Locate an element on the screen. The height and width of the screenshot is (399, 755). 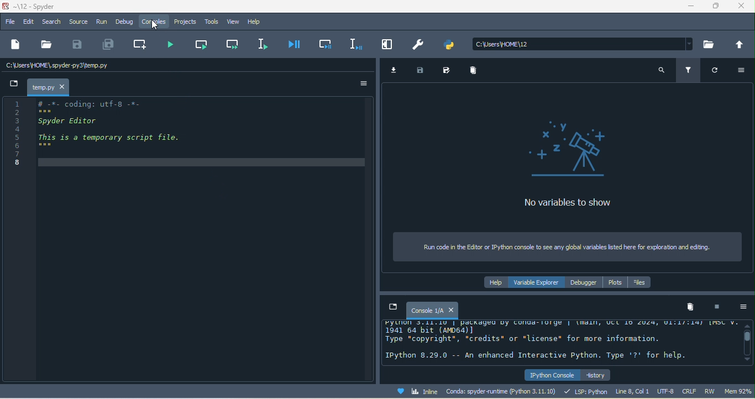
refresh is located at coordinates (719, 73).